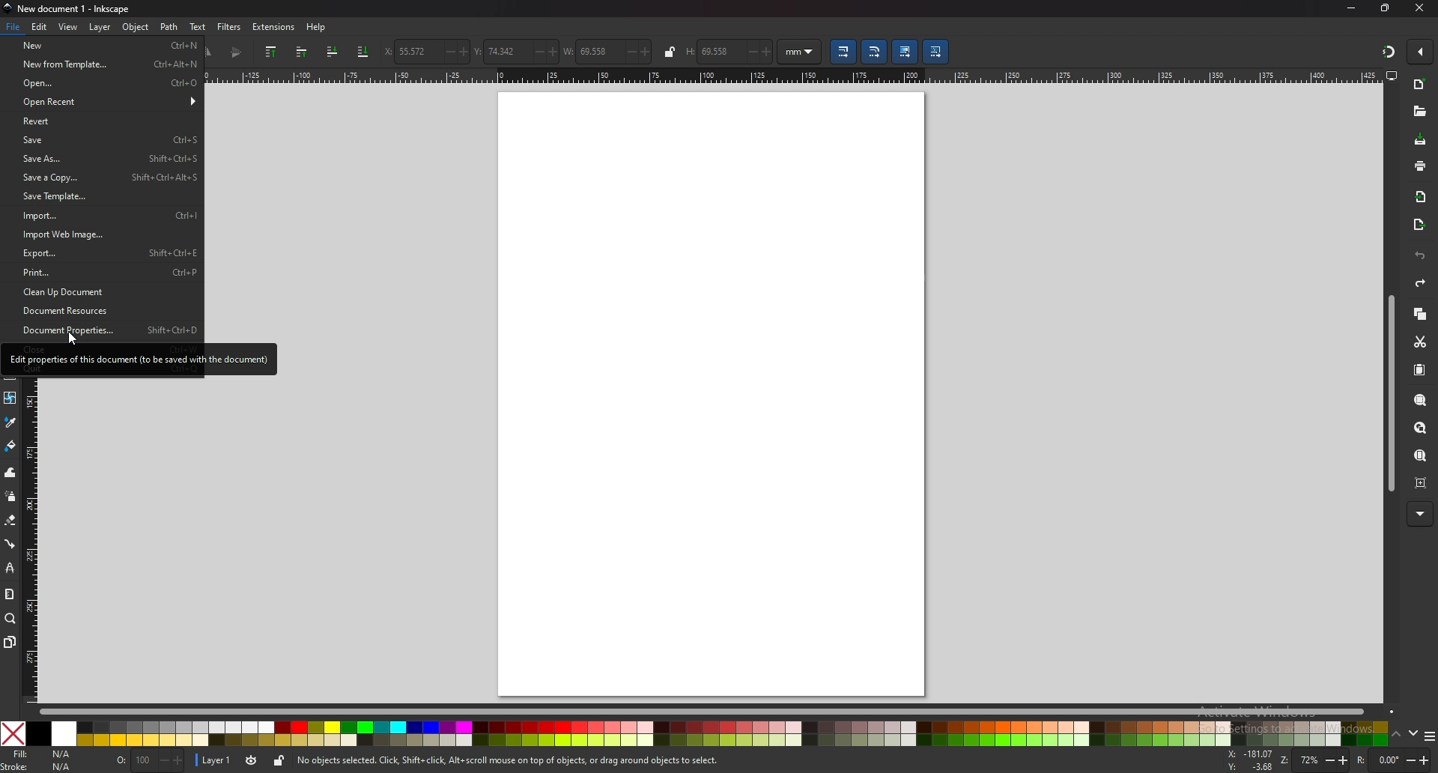 Image resolution: width=1438 pixels, height=773 pixels. I want to click on Layer, so click(100, 28).